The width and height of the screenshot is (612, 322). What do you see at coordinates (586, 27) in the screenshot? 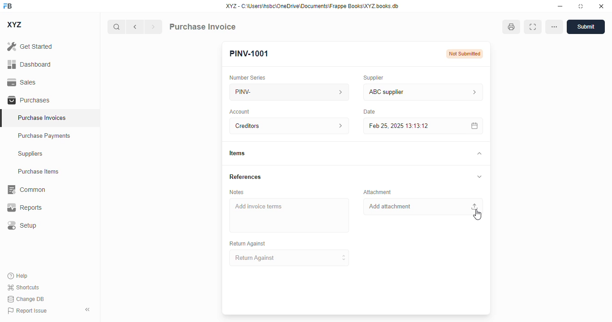
I see `submit` at bounding box center [586, 27].